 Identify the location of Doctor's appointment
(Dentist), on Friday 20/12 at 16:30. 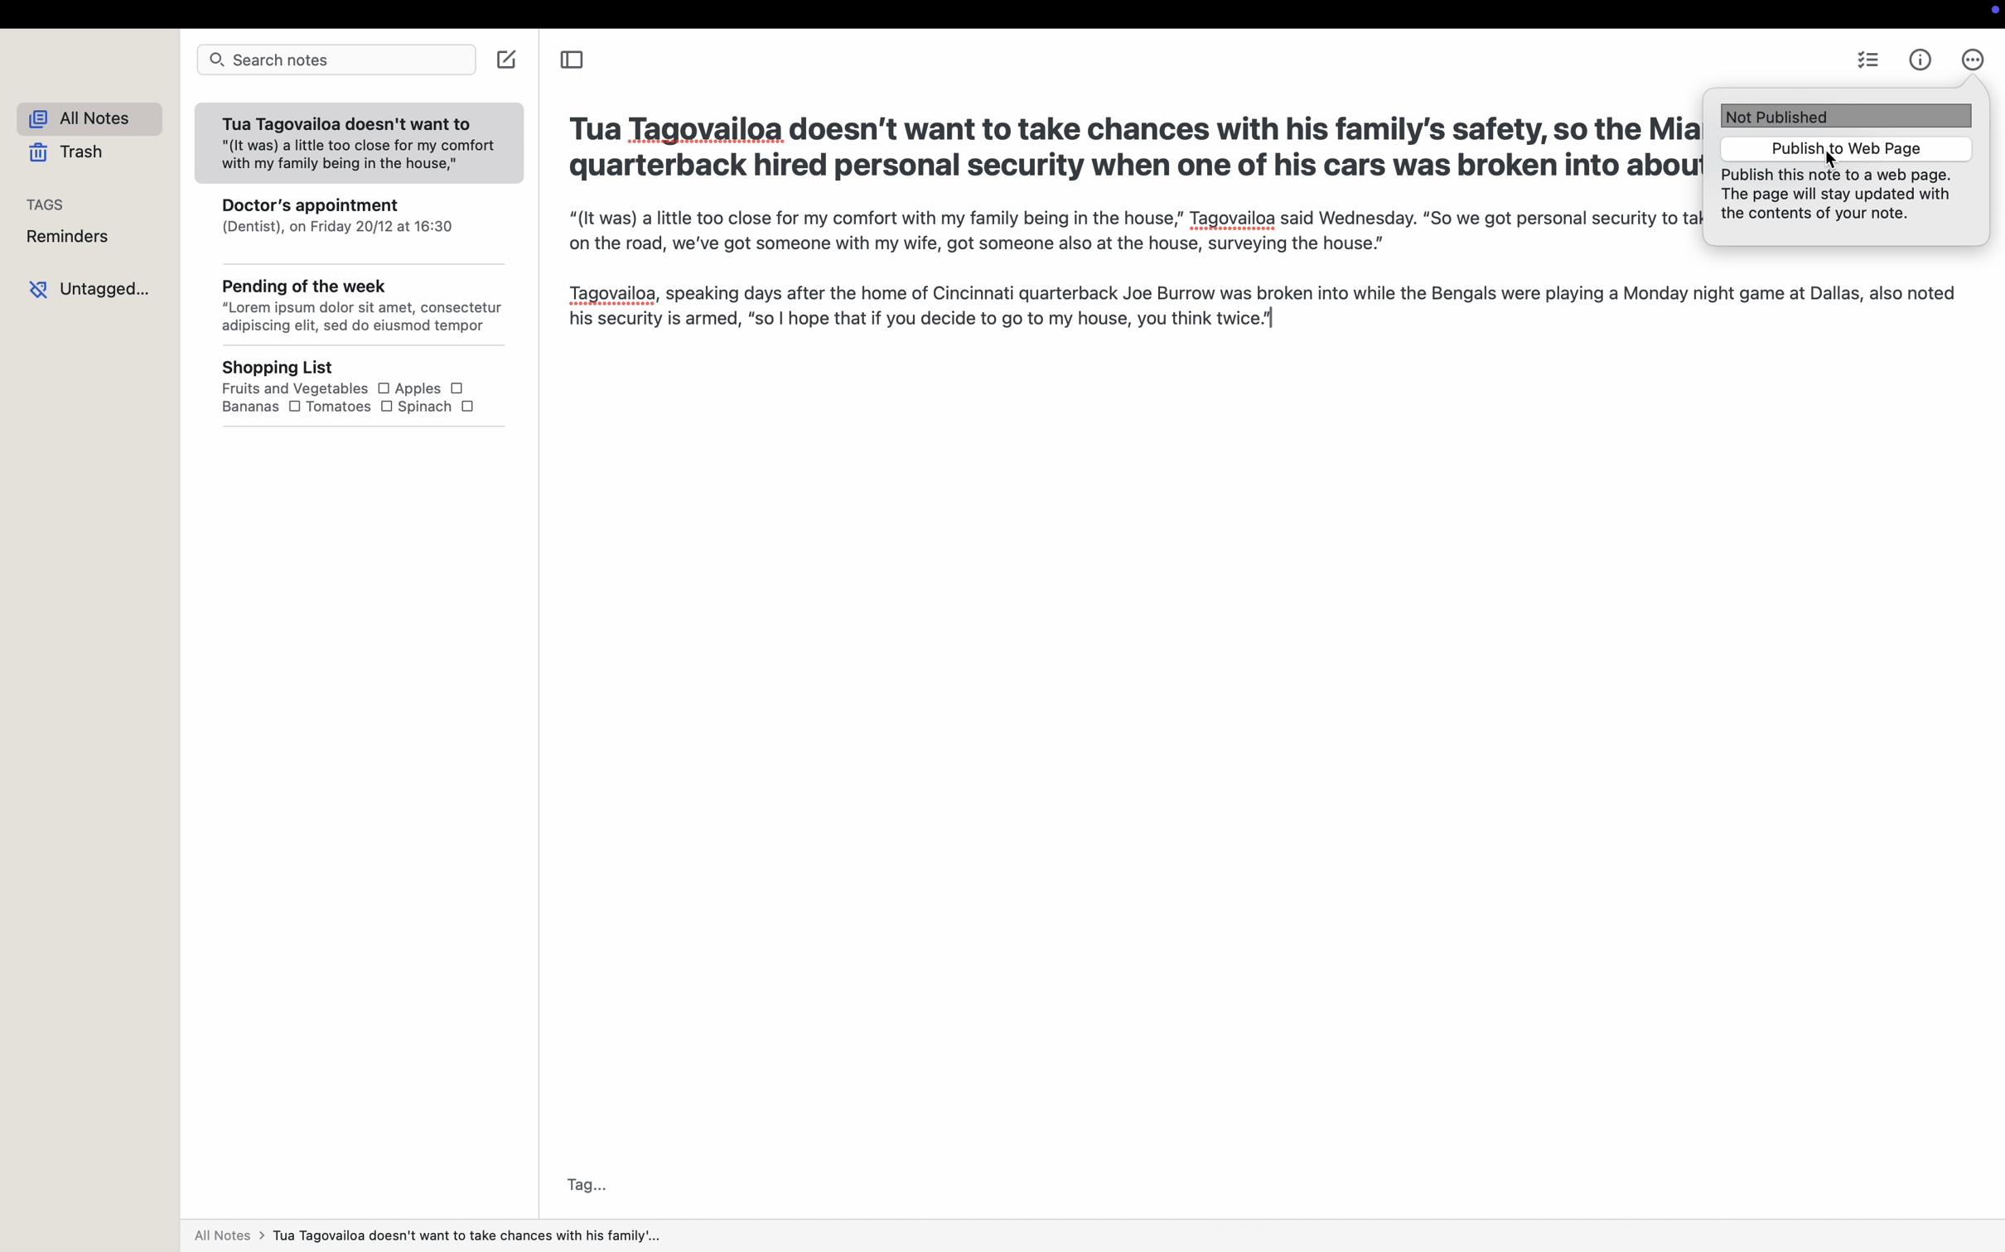
(362, 224).